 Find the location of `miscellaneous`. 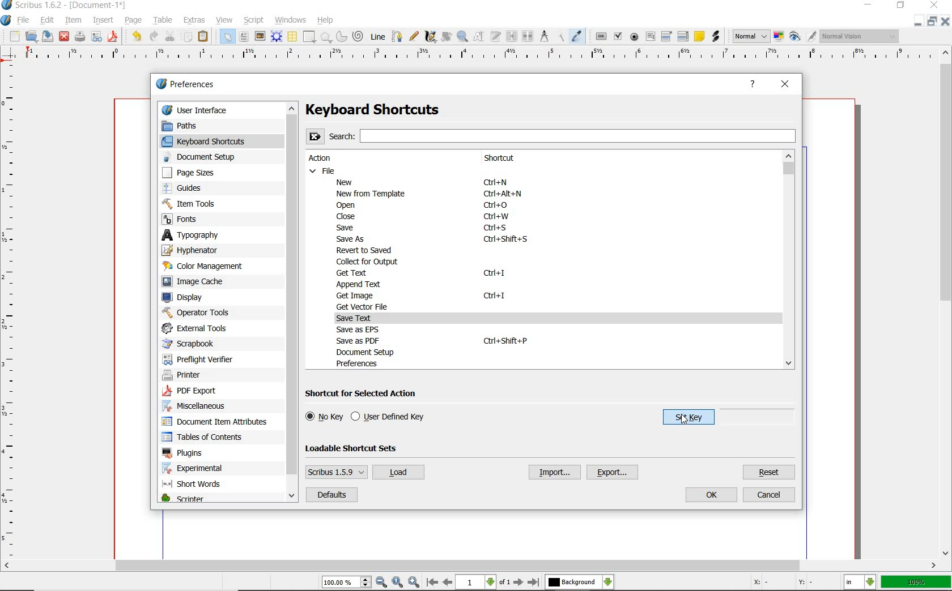

miscellaneous is located at coordinates (199, 408).